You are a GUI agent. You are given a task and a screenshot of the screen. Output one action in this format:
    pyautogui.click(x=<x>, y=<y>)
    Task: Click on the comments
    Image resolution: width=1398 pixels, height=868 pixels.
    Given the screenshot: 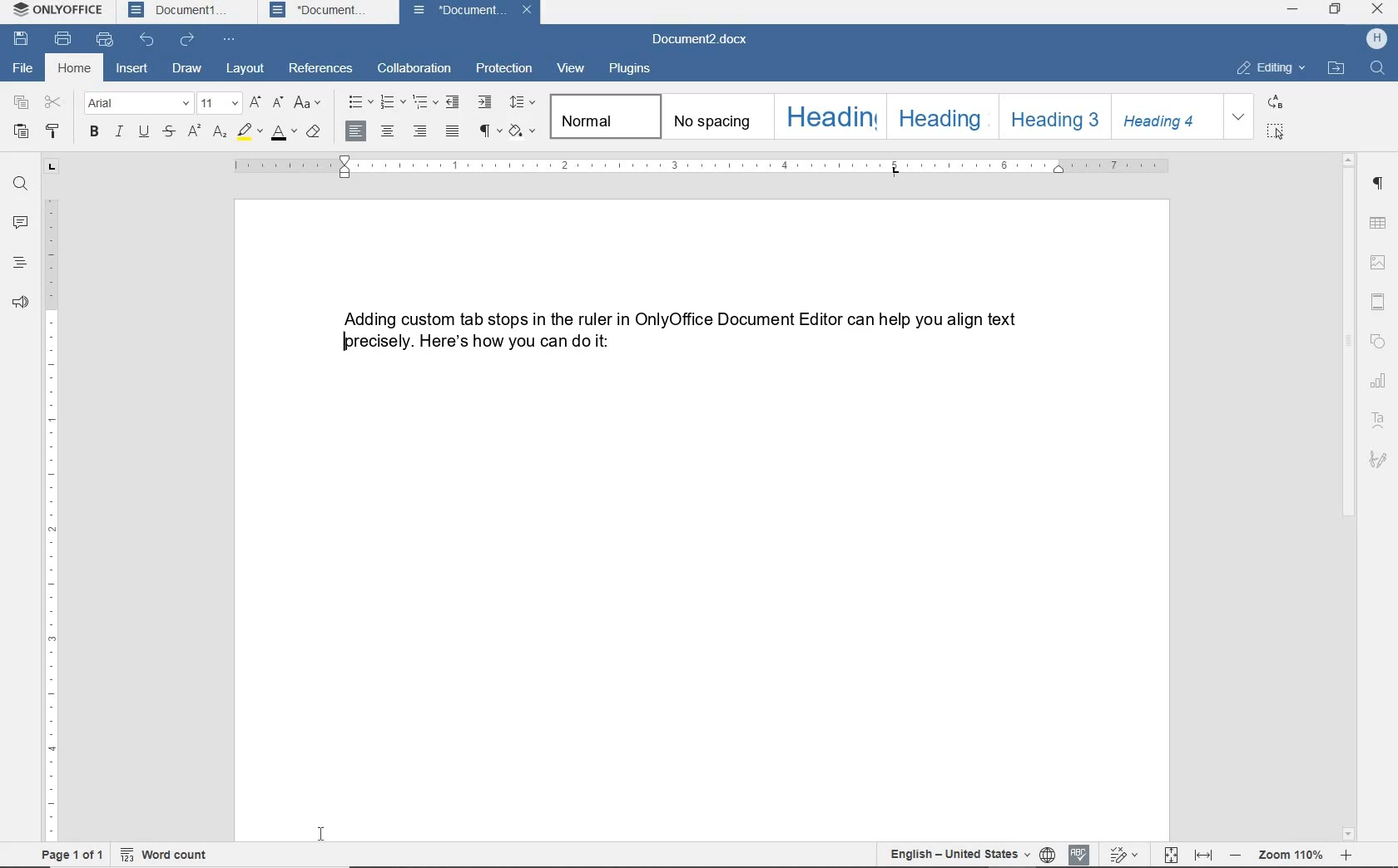 What is the action you would take?
    pyautogui.click(x=18, y=223)
    